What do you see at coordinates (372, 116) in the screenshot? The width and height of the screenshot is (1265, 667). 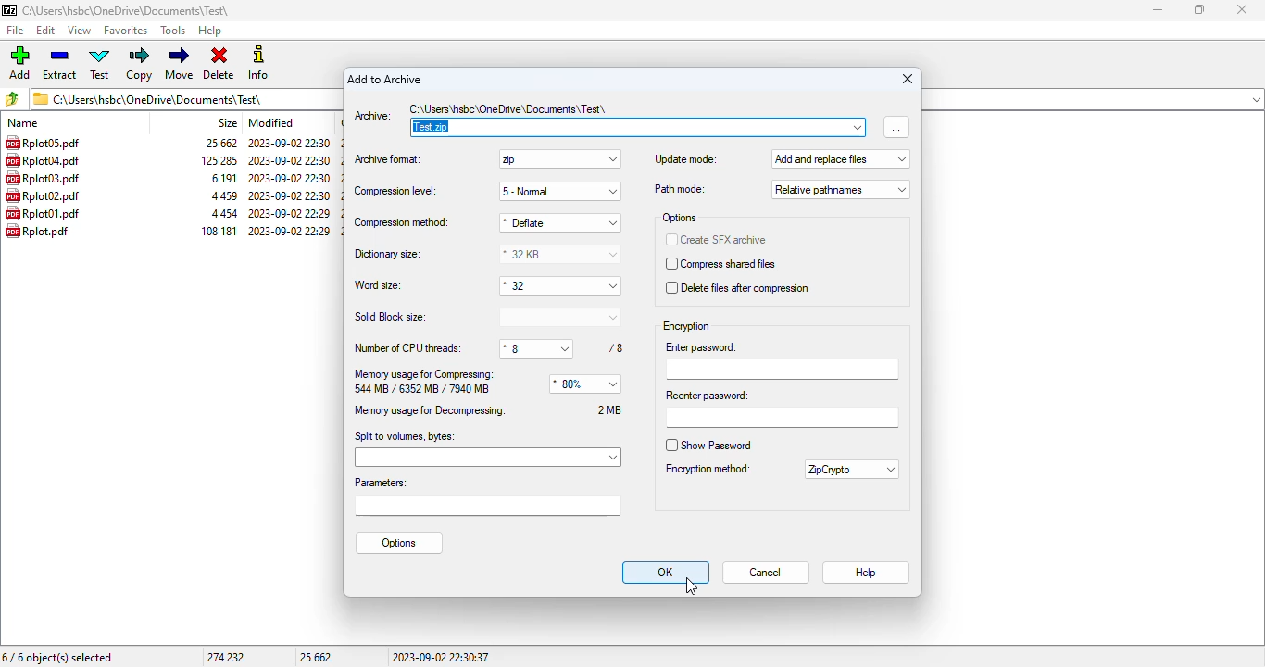 I see `archive: ` at bounding box center [372, 116].